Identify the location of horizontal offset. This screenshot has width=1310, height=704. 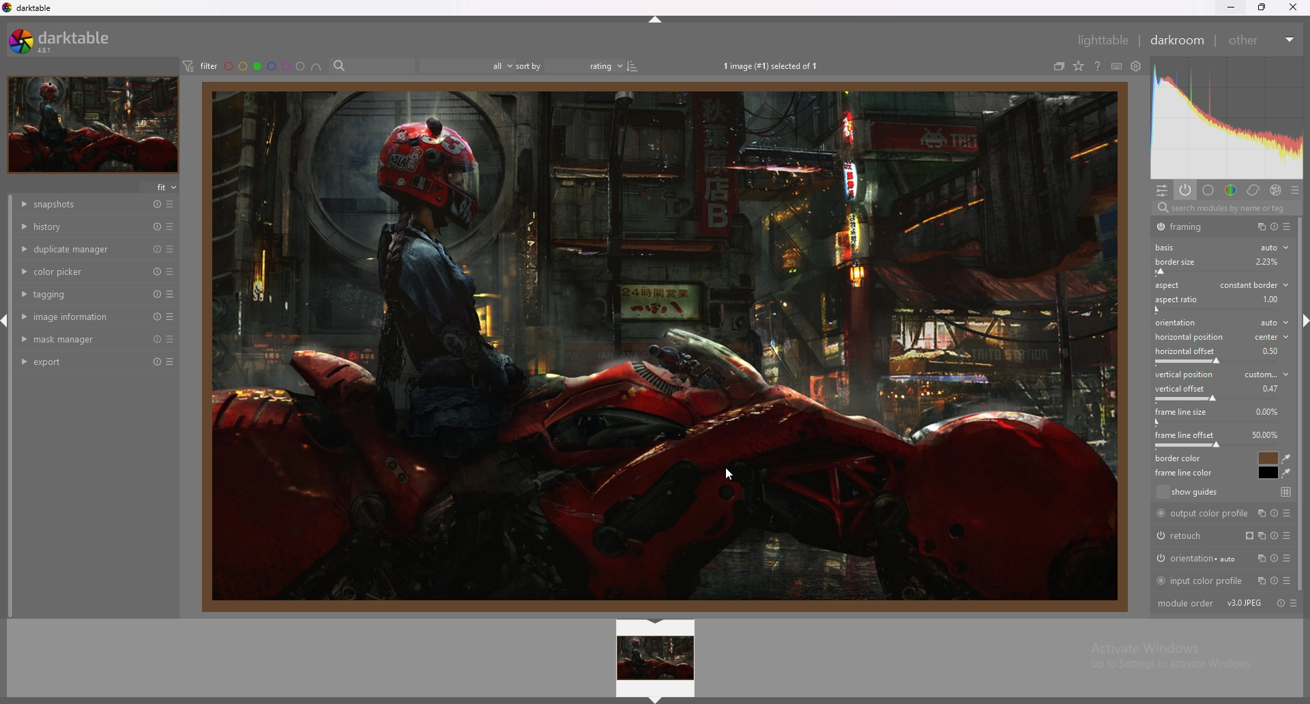
(1187, 351).